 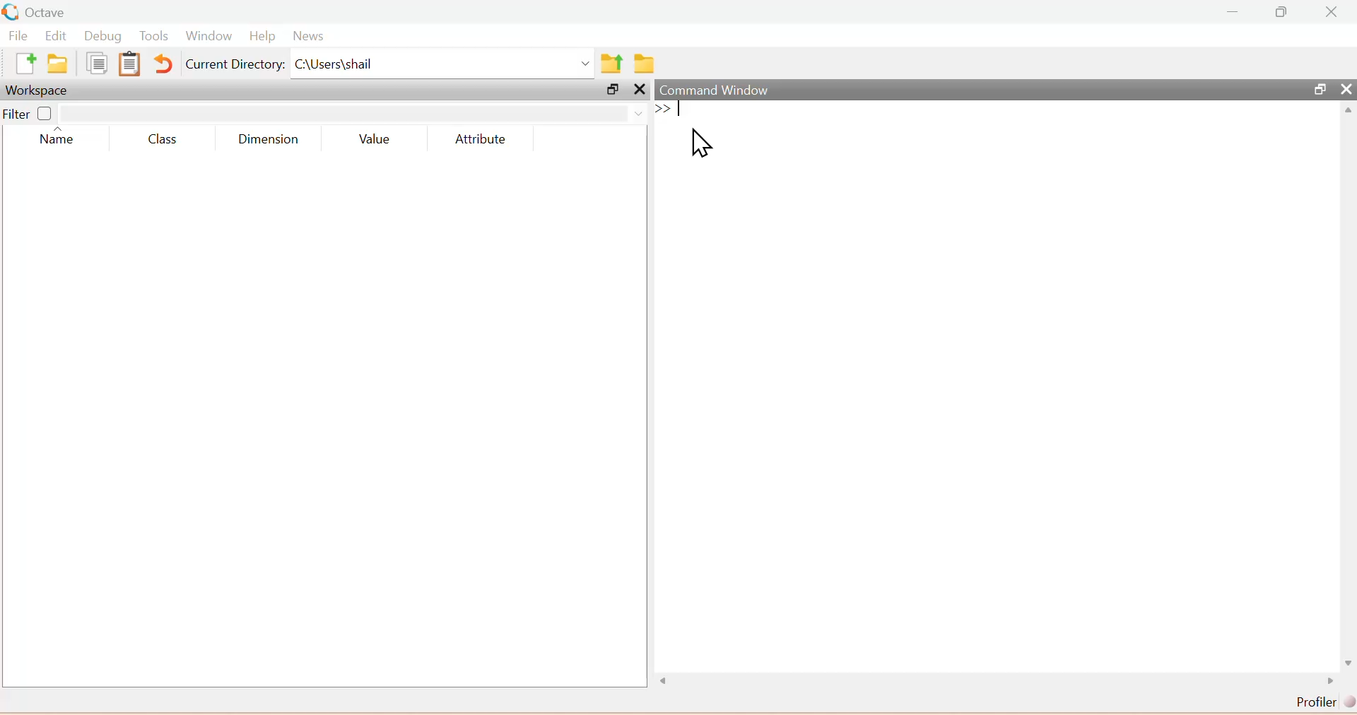 What do you see at coordinates (129, 64) in the screenshot?
I see `paste` at bounding box center [129, 64].